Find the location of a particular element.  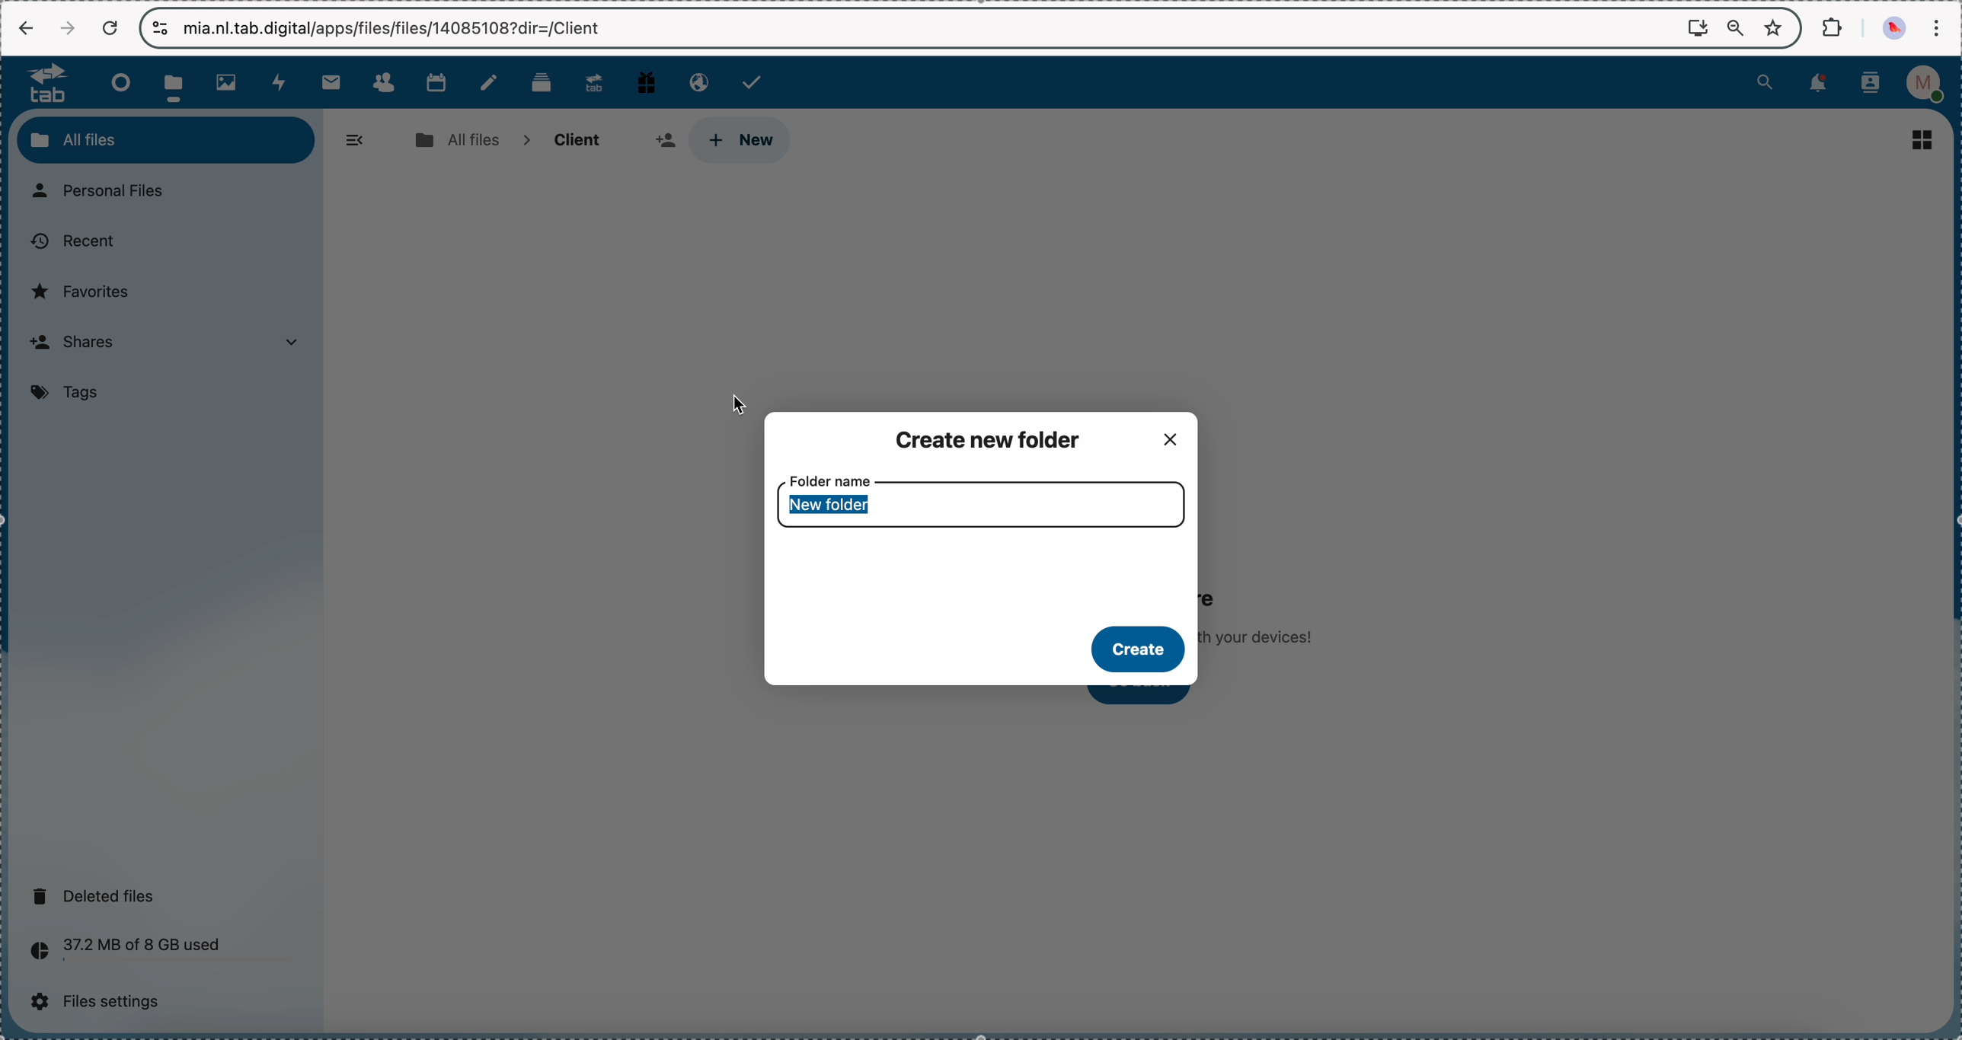

deleted files is located at coordinates (98, 895).